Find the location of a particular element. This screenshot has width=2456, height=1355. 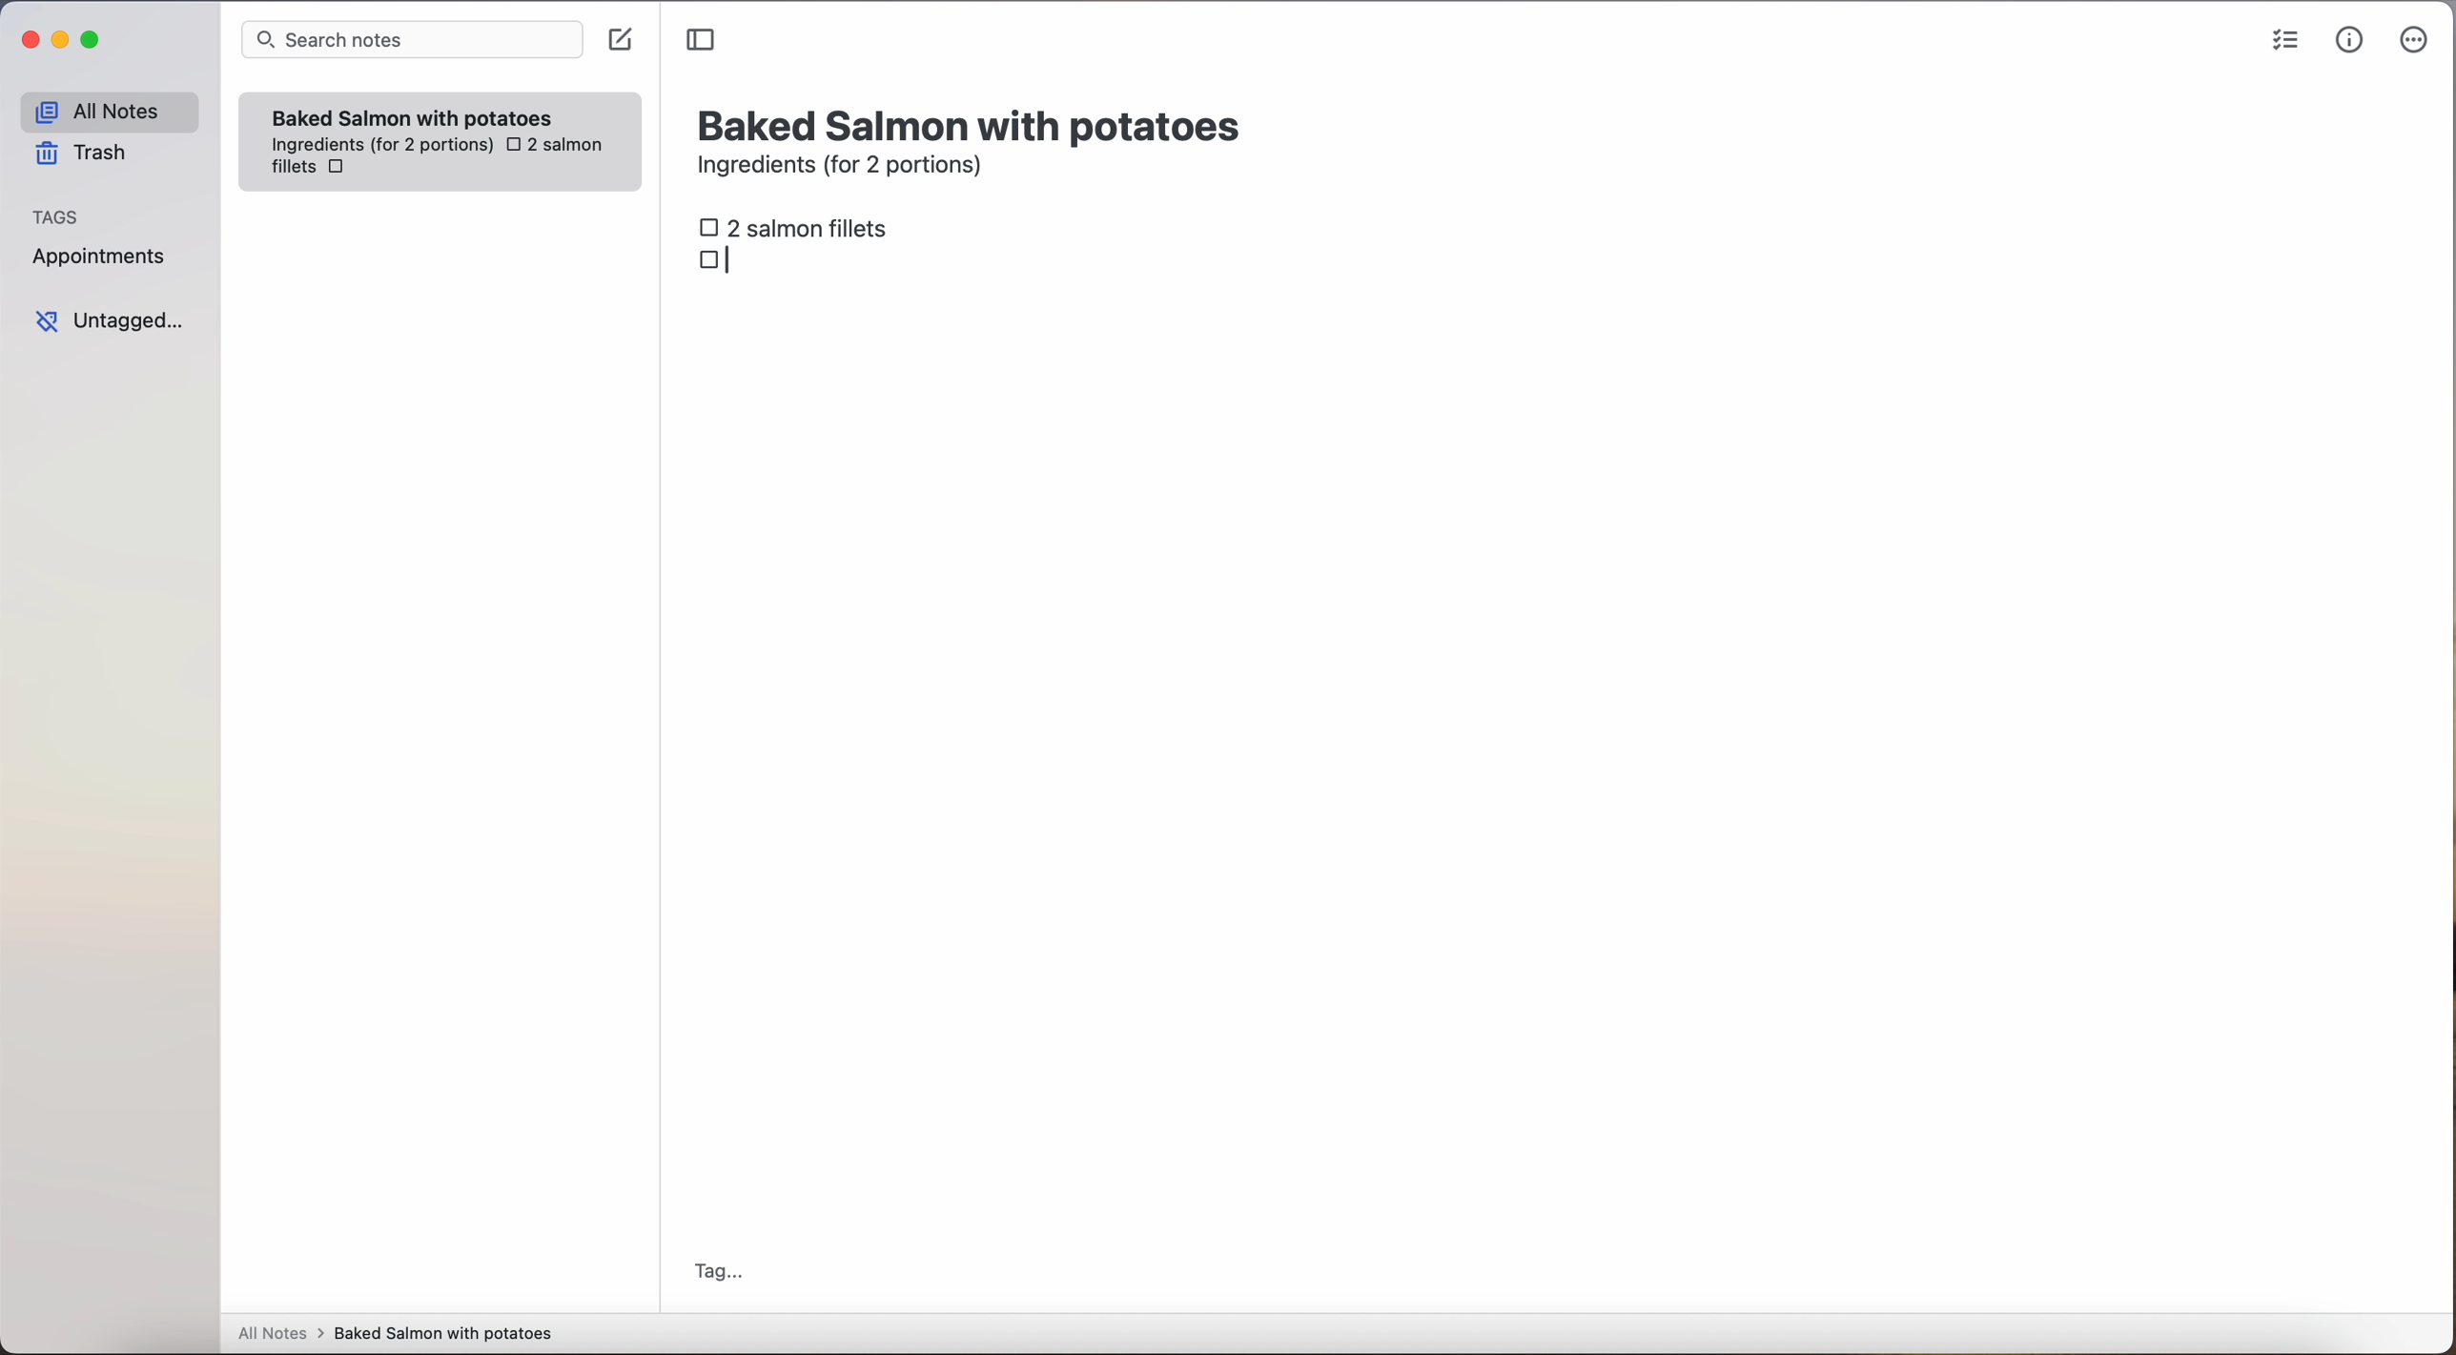

untagged is located at coordinates (112, 320).